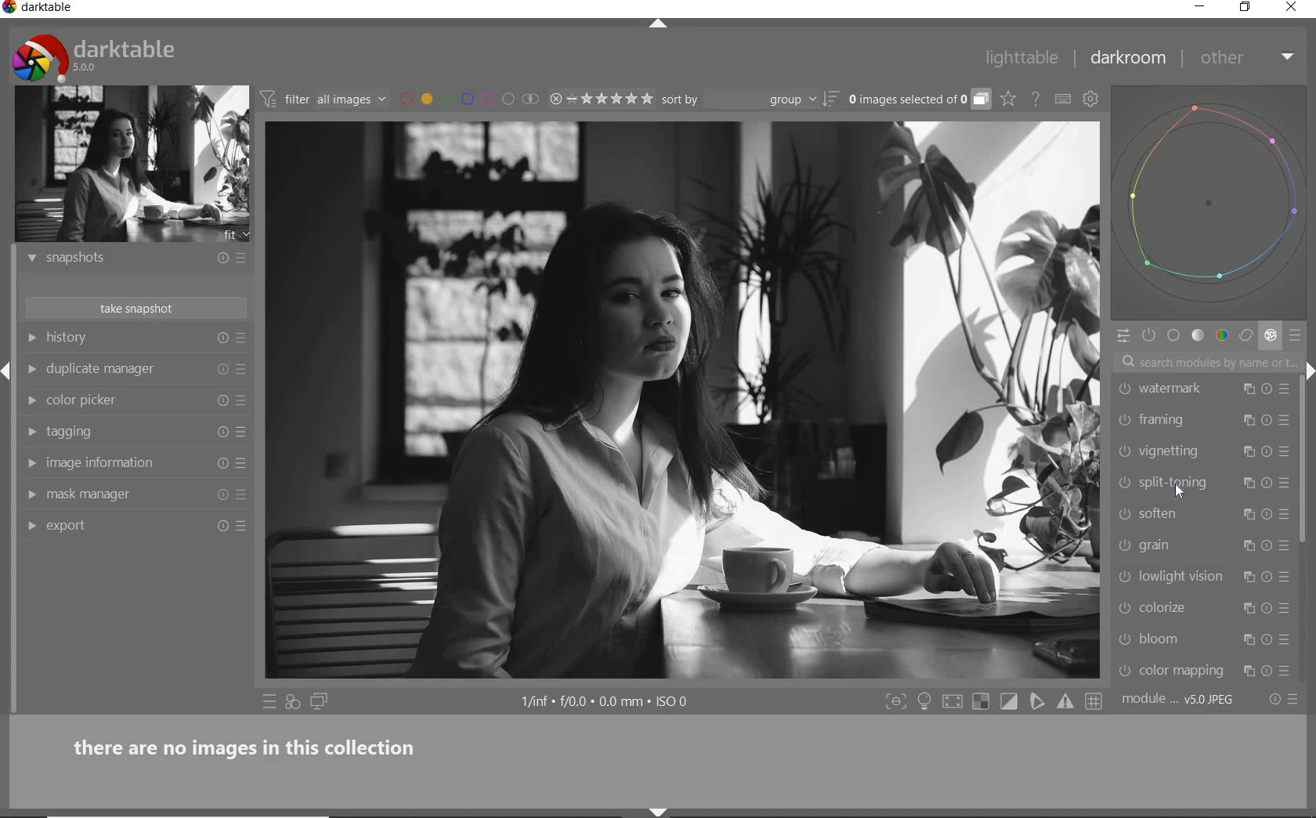 The image size is (1316, 818). What do you see at coordinates (1267, 514) in the screenshot?
I see `reset` at bounding box center [1267, 514].